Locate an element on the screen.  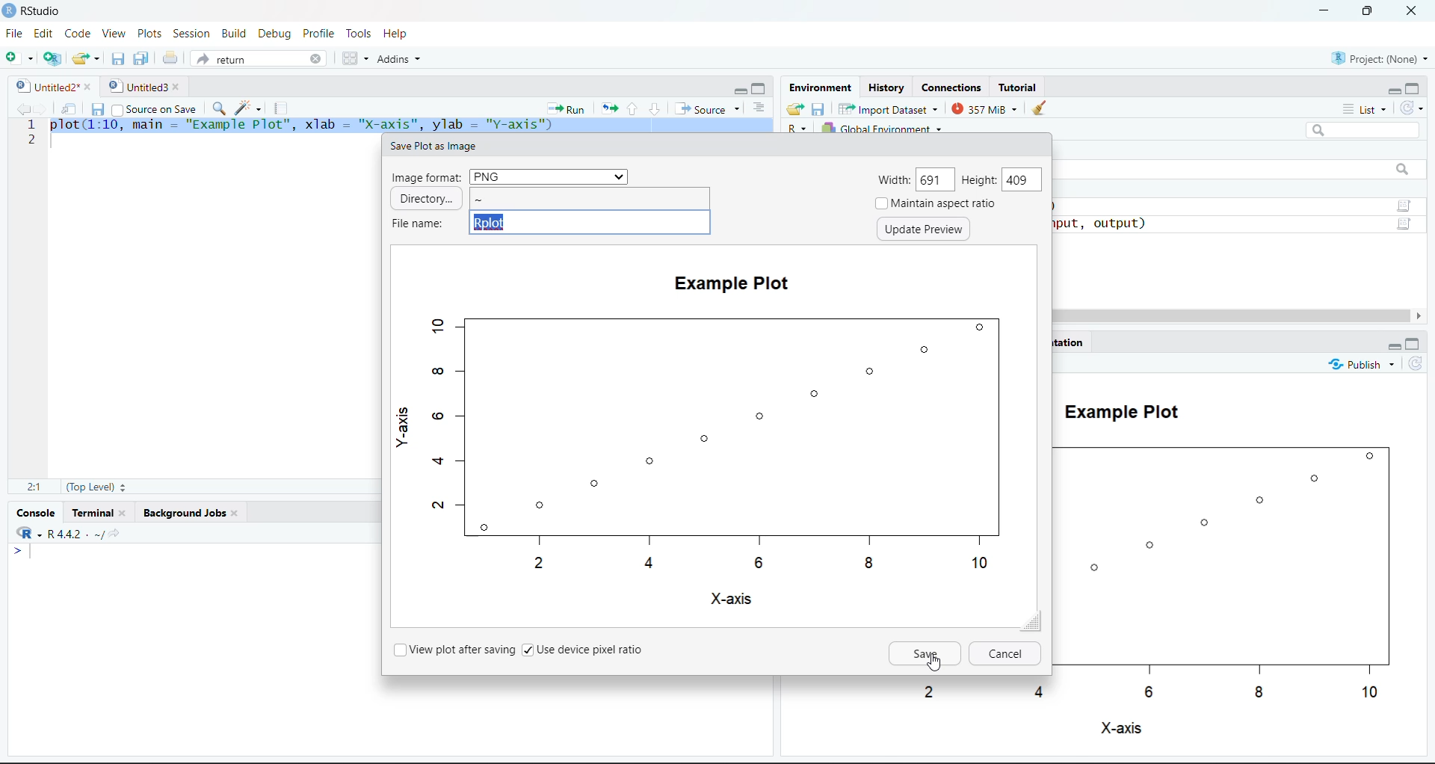
Refresh file listing is located at coordinates (1415, 364).